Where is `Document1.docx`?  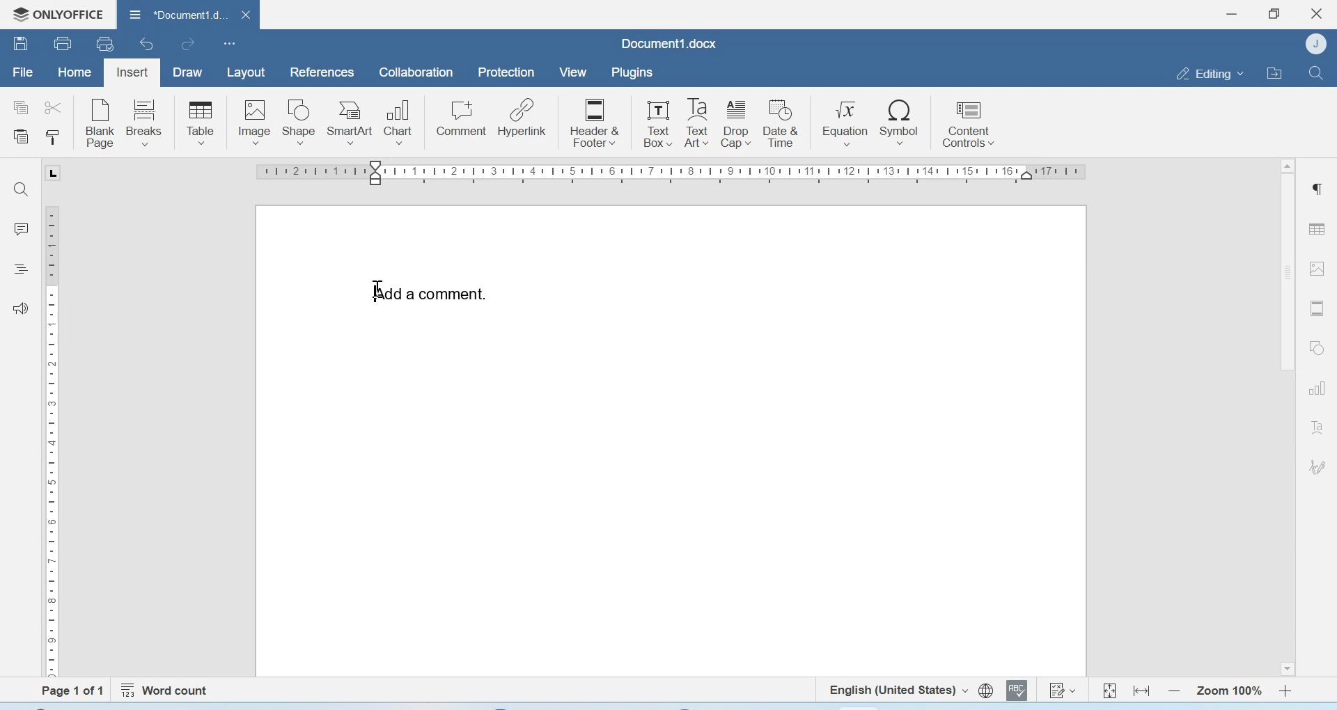 Document1.docx is located at coordinates (176, 13).